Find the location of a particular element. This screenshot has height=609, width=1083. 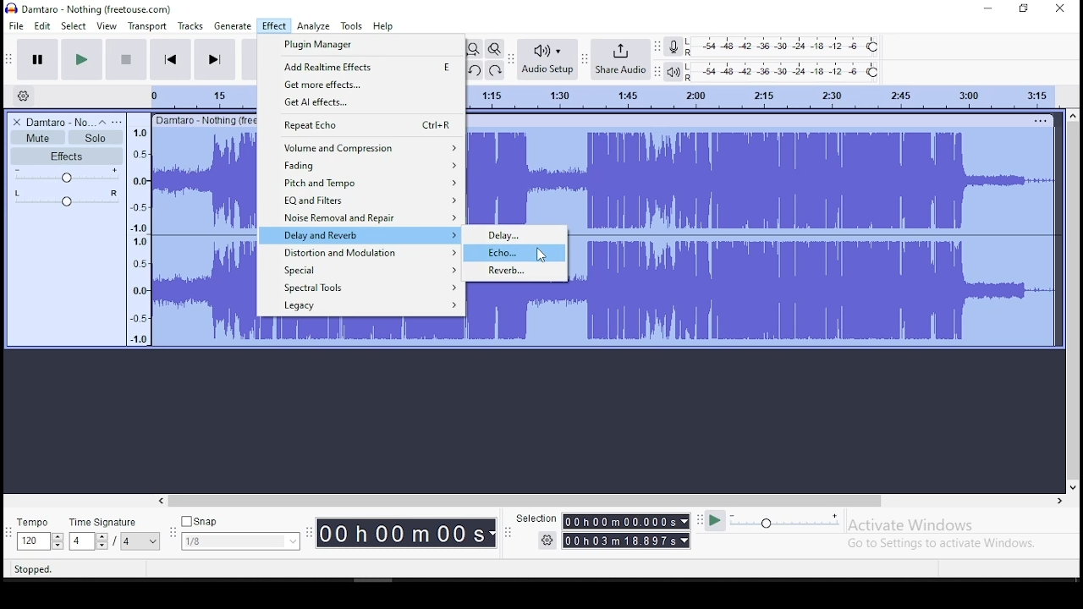

Activate Windows is located at coordinates (911, 525).